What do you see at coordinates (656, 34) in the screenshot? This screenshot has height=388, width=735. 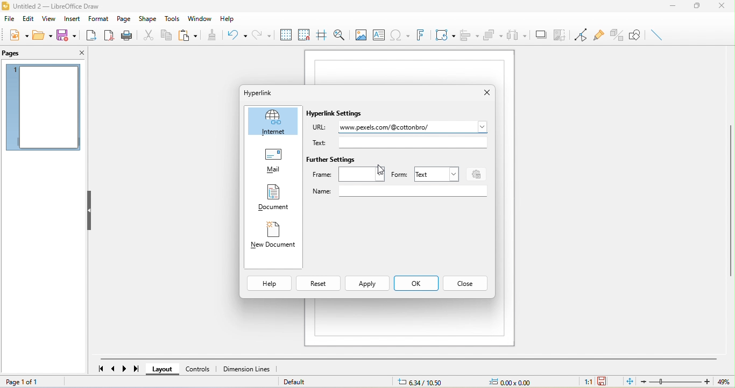 I see `insert line` at bounding box center [656, 34].